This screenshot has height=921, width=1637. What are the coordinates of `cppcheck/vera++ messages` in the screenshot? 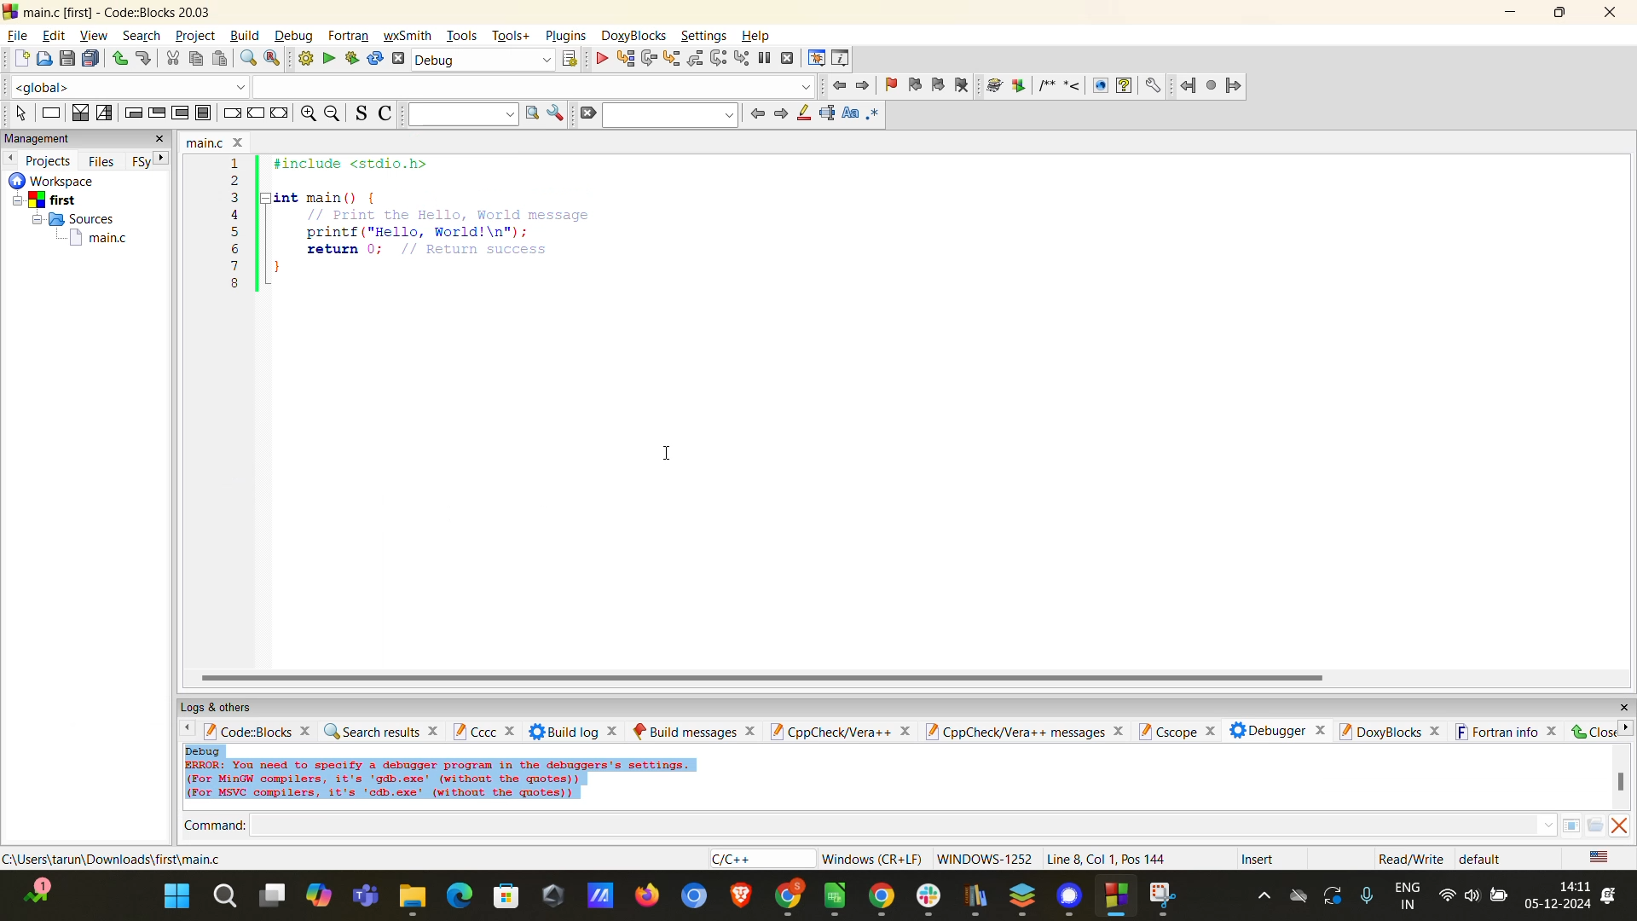 It's located at (1027, 729).